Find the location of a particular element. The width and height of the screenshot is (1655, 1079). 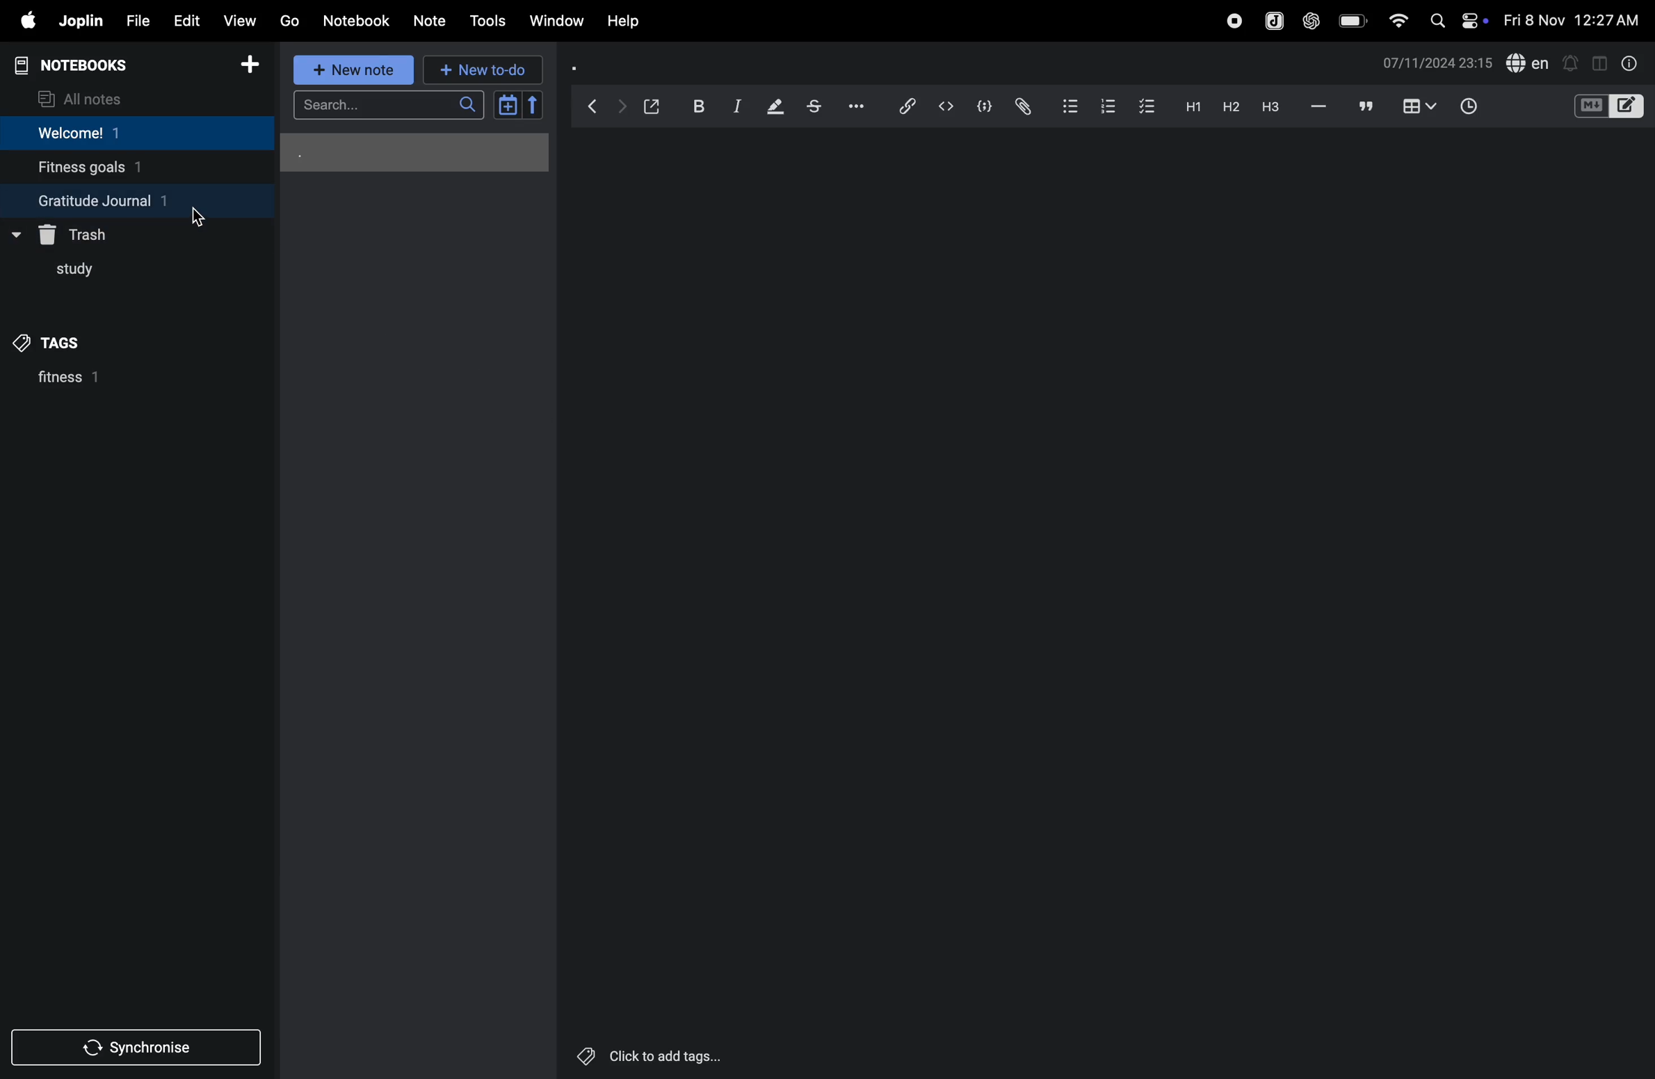

heading 1 is located at coordinates (1189, 108).